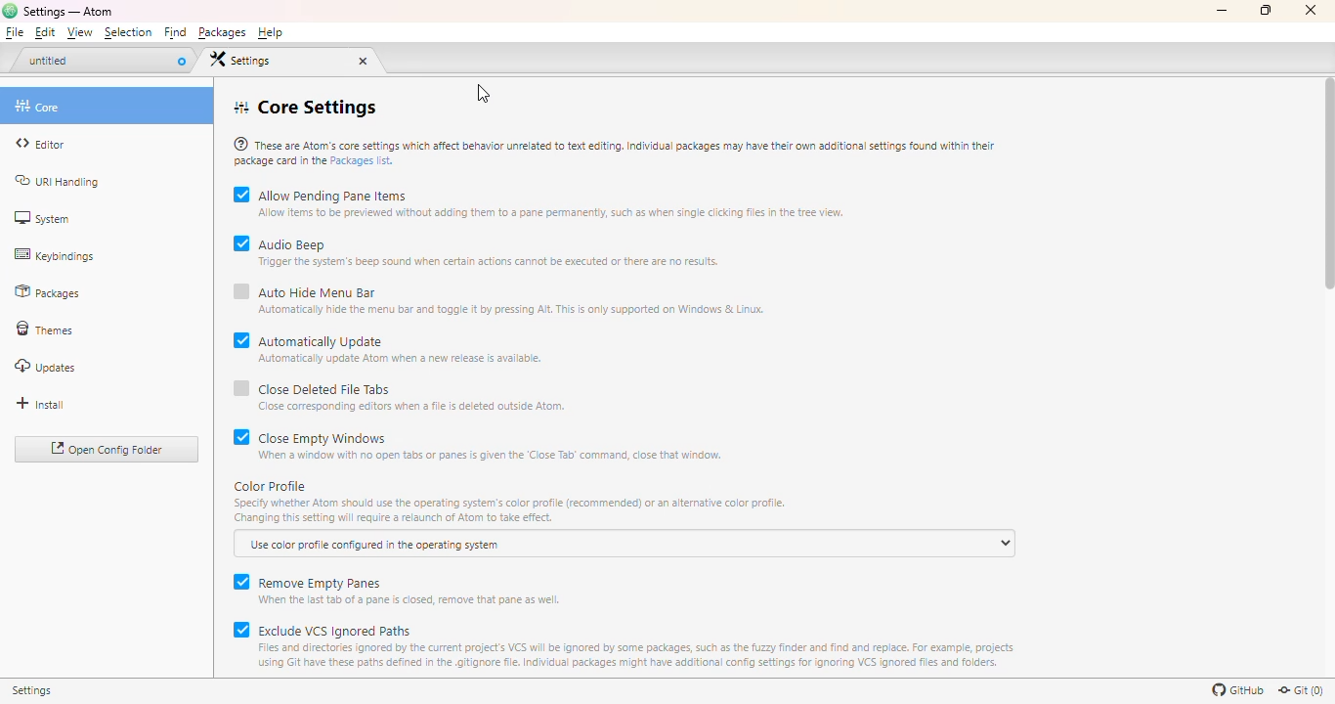 The image size is (1335, 704). Describe the element at coordinates (624, 543) in the screenshot. I see `use color profile configured in the operating system` at that location.